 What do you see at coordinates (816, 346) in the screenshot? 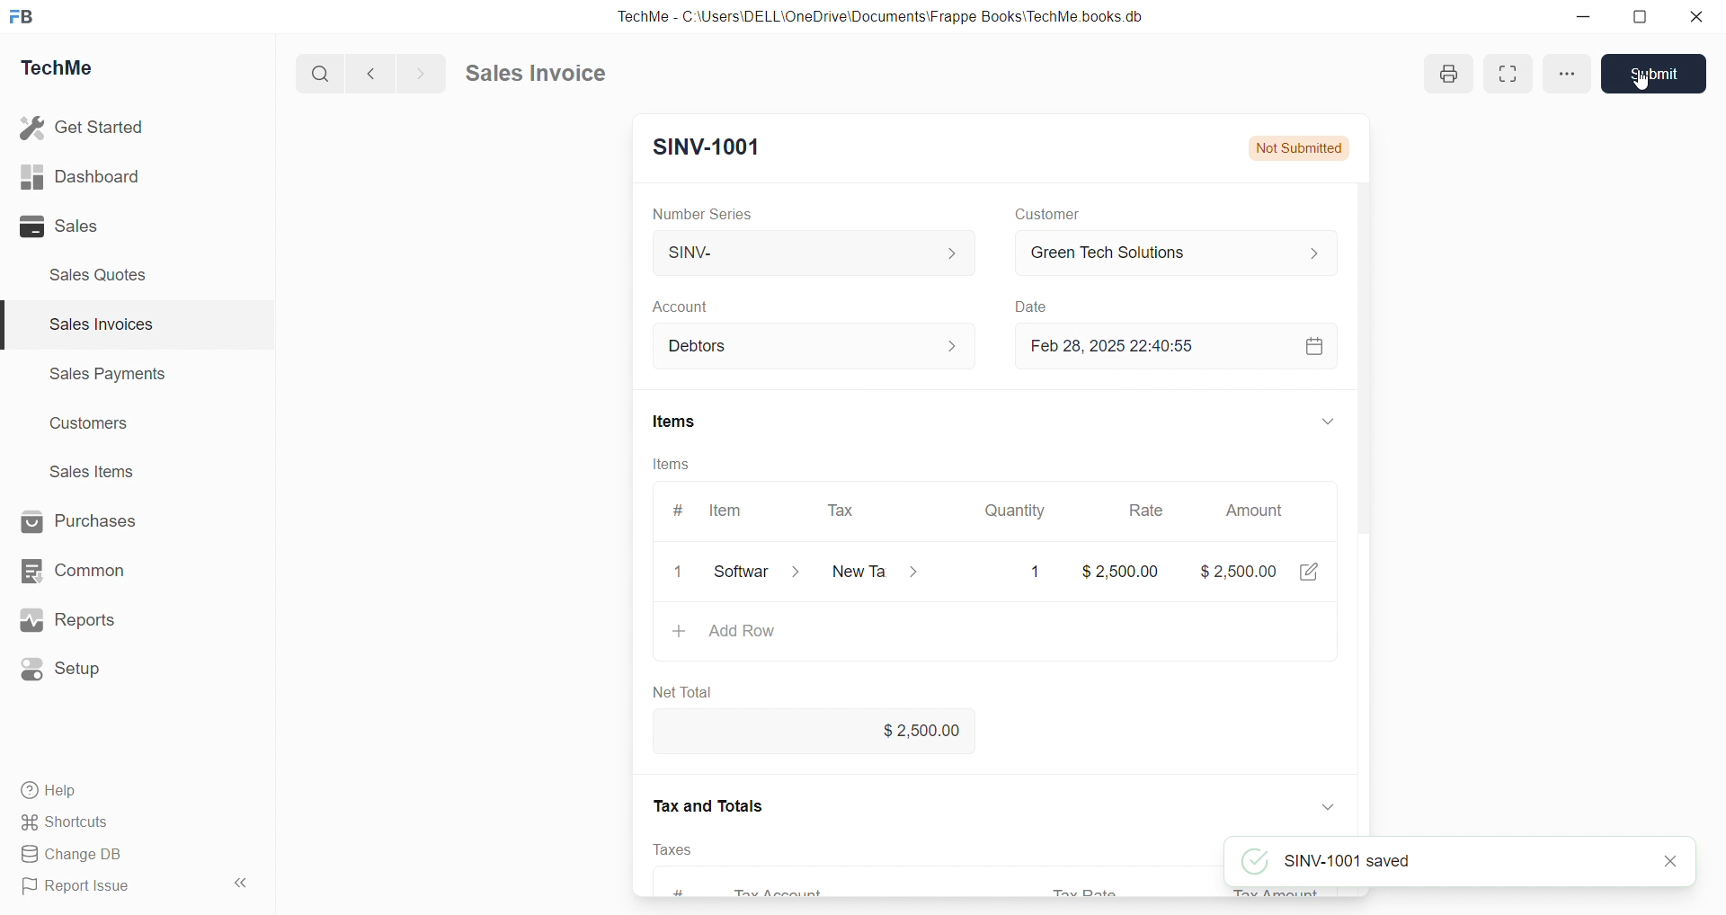
I see `Debtors` at bounding box center [816, 346].